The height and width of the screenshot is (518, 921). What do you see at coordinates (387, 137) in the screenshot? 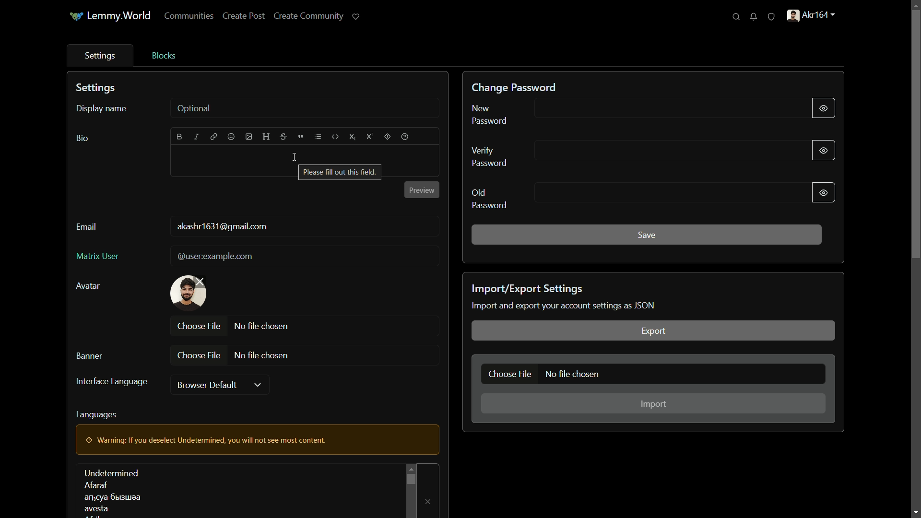
I see `spoiler` at bounding box center [387, 137].